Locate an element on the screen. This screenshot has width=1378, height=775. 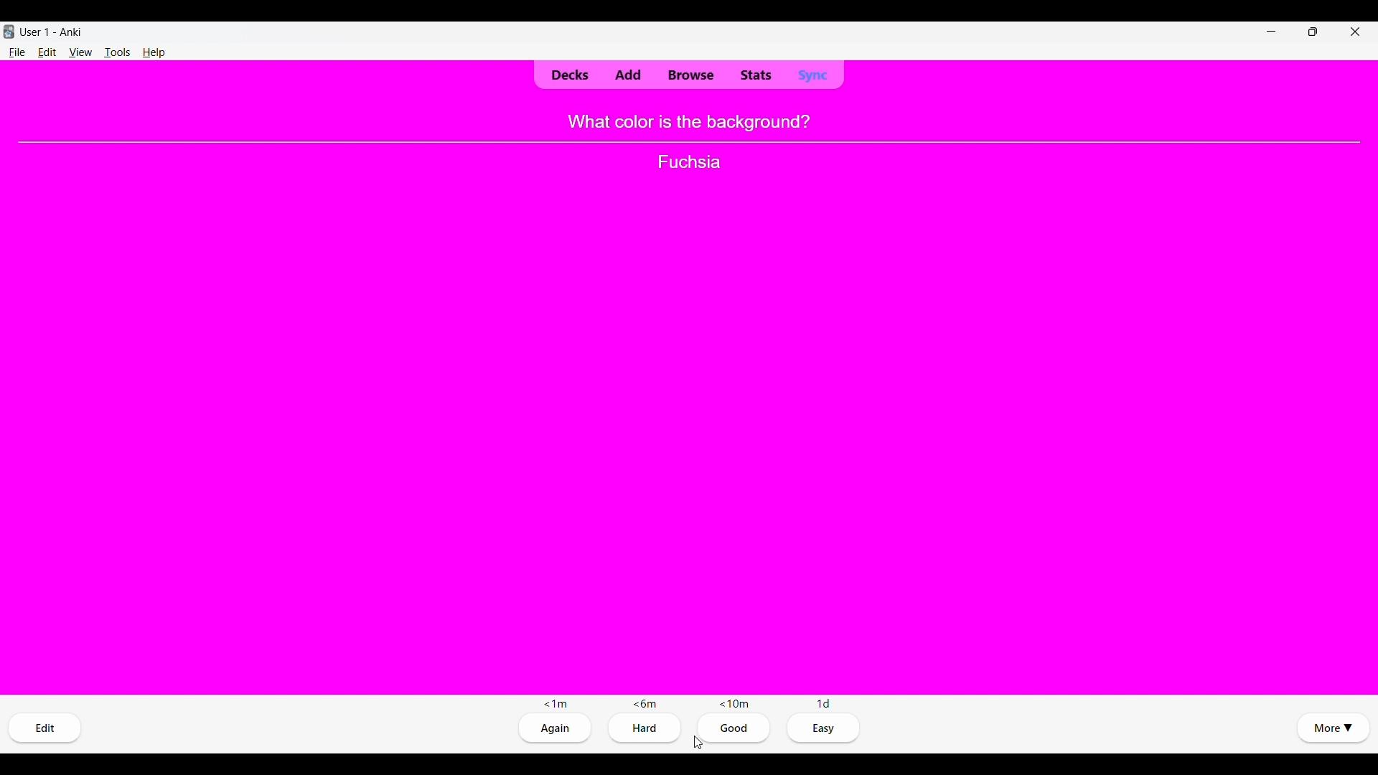
Stats is located at coordinates (755, 75).